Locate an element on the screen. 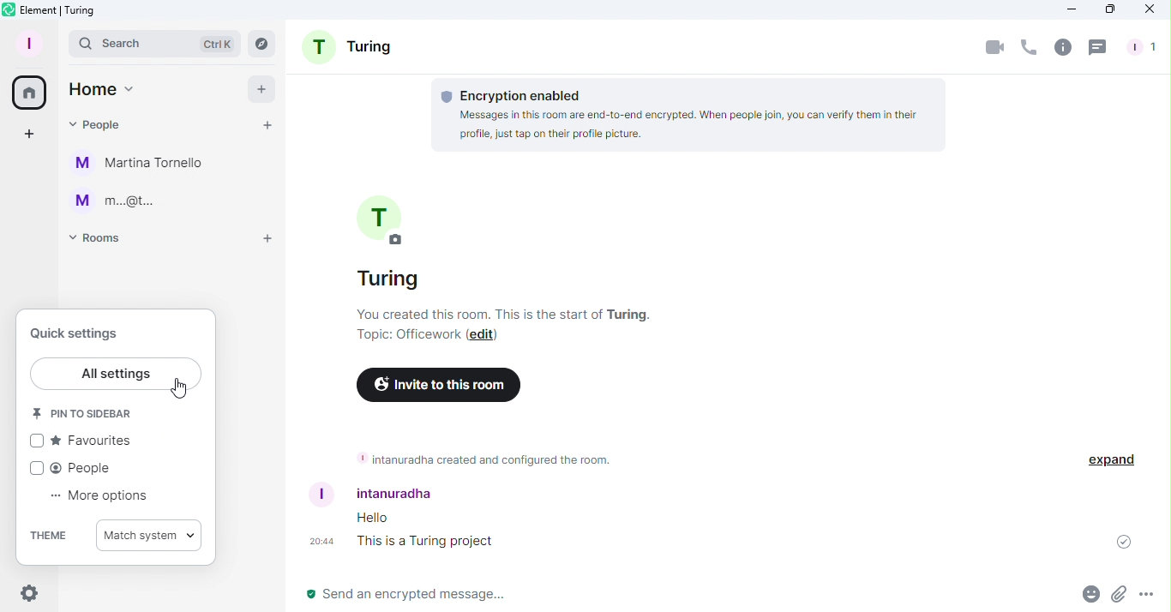  Settings is located at coordinates (33, 591).